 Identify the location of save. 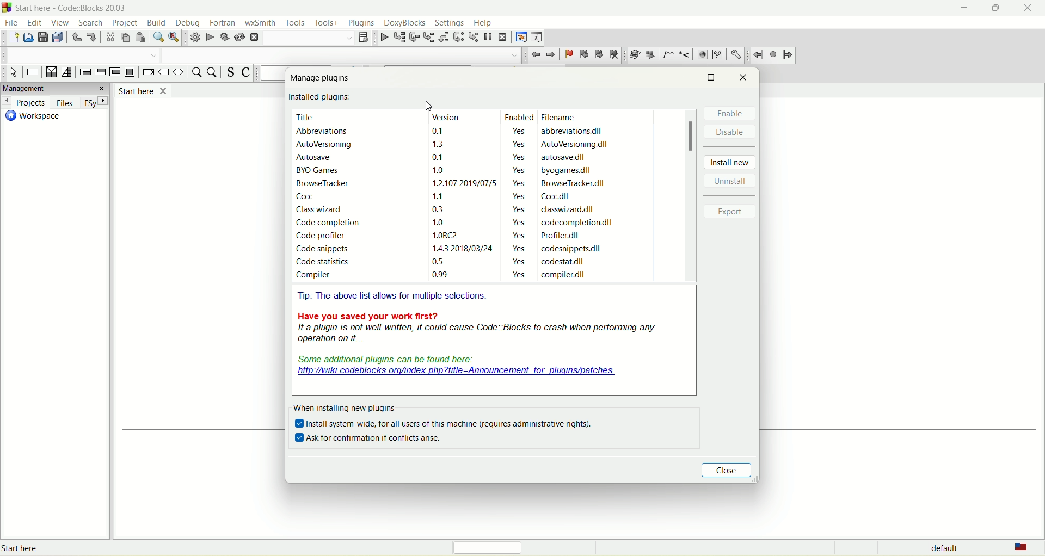
(41, 38).